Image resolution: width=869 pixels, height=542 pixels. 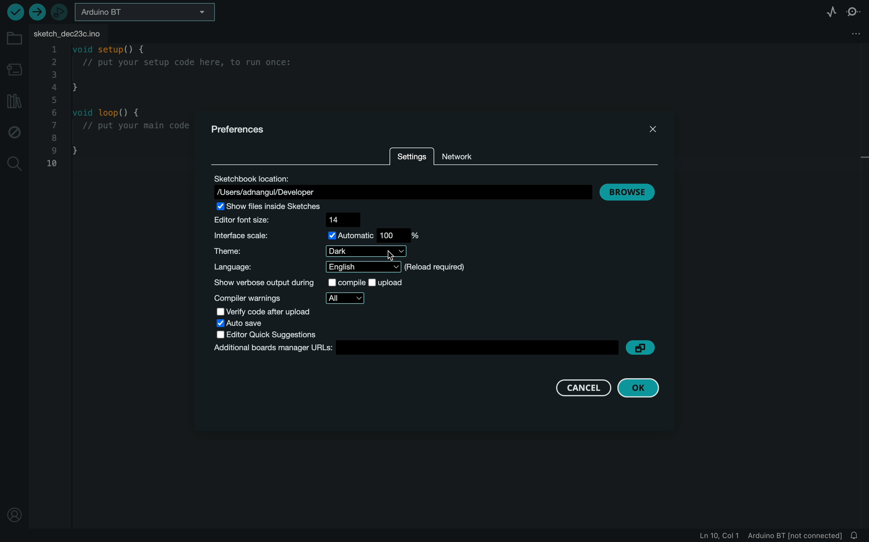 I want to click on network, so click(x=464, y=156).